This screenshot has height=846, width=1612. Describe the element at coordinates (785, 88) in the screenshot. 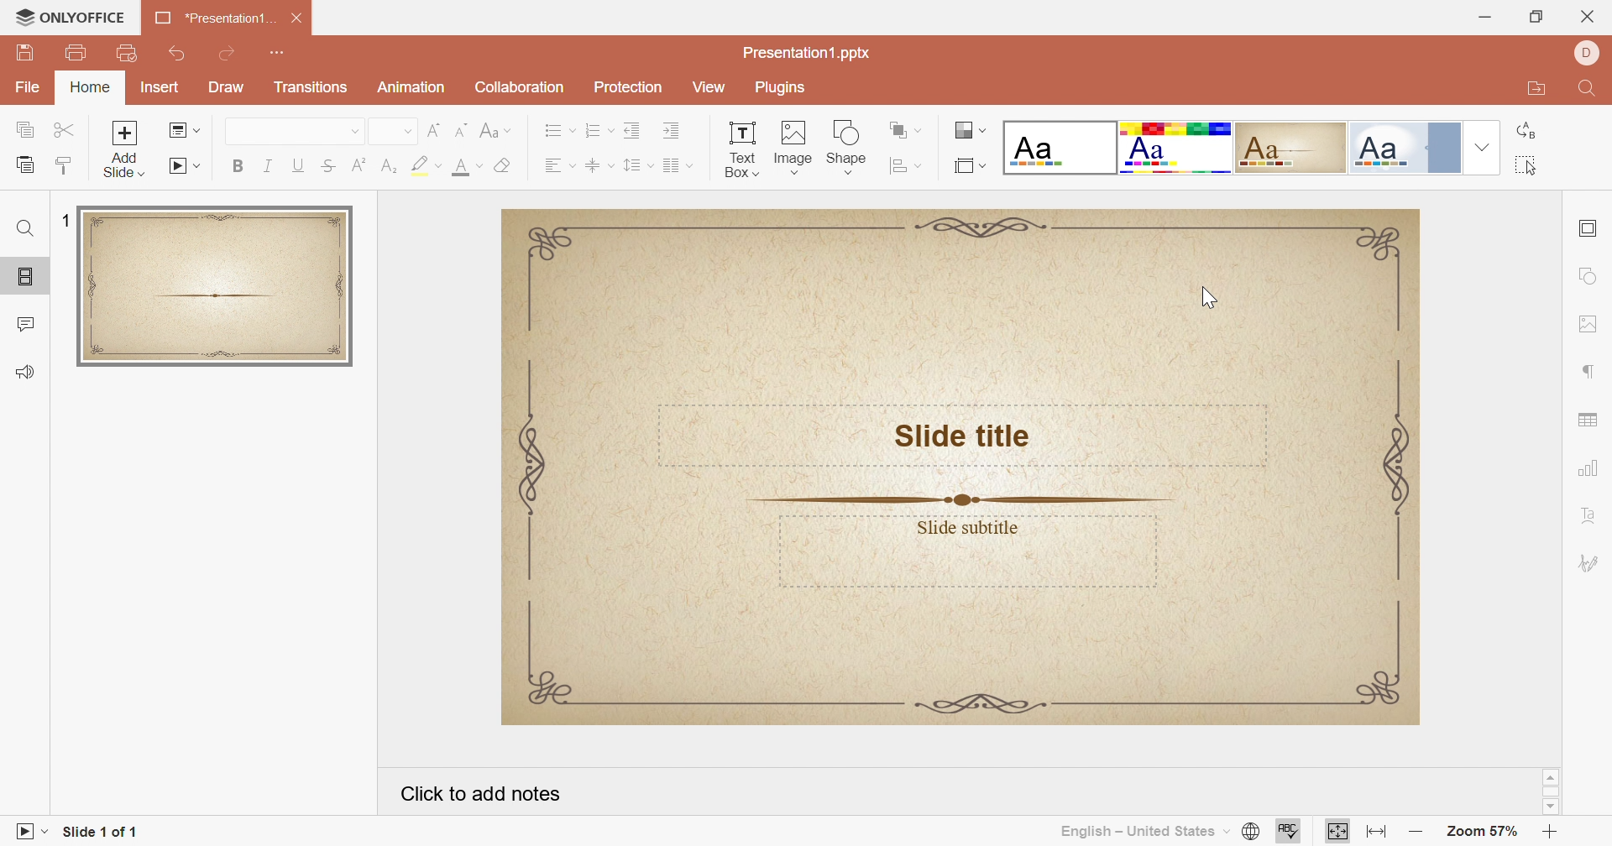

I see `Plugins` at that location.